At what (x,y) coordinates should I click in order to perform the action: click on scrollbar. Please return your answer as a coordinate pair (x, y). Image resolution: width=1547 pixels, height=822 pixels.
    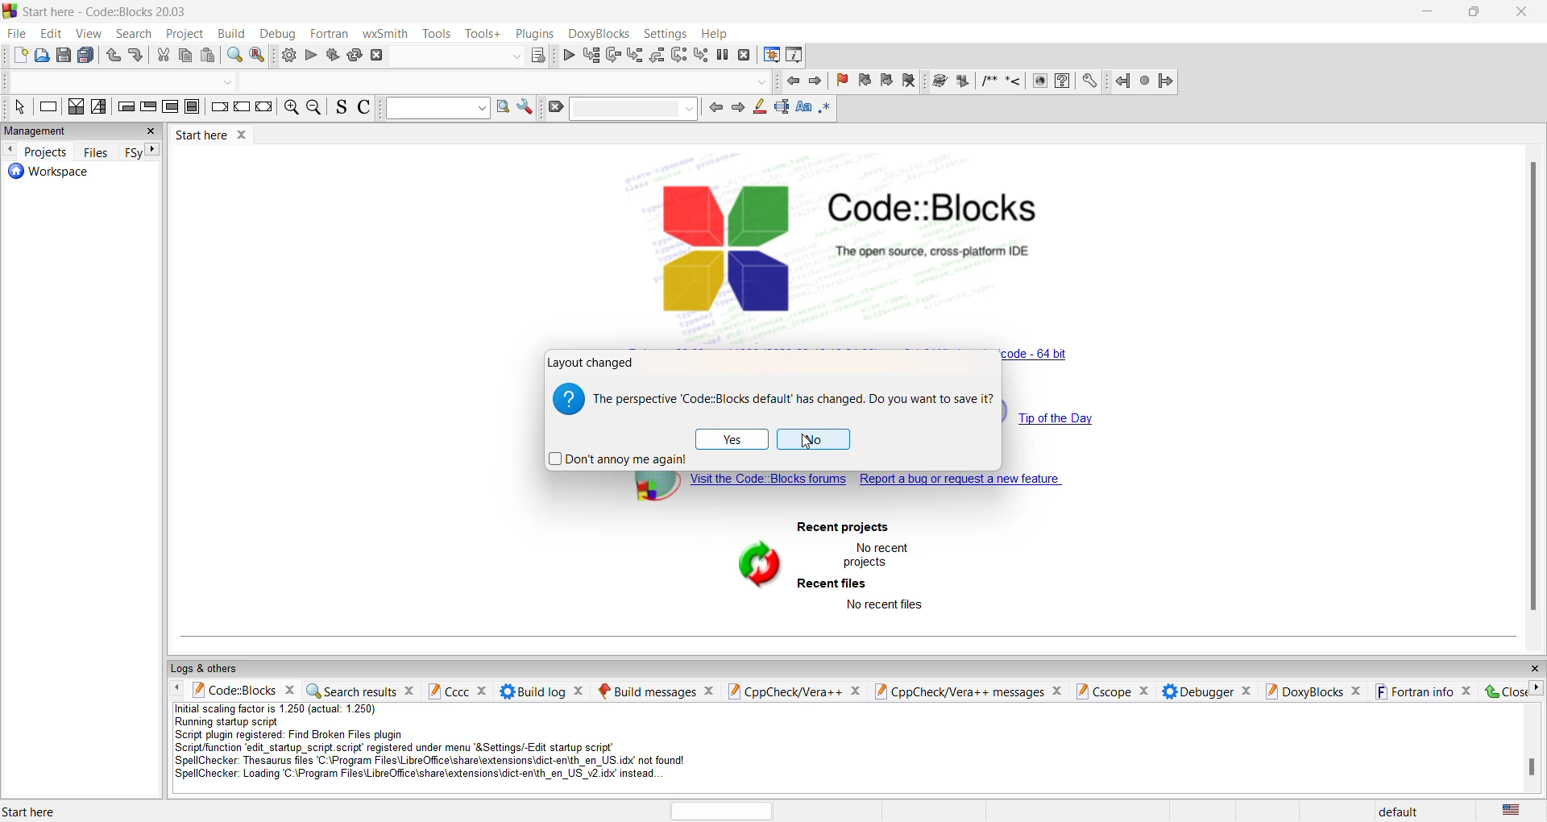
    Looking at the image, I should click on (1528, 769).